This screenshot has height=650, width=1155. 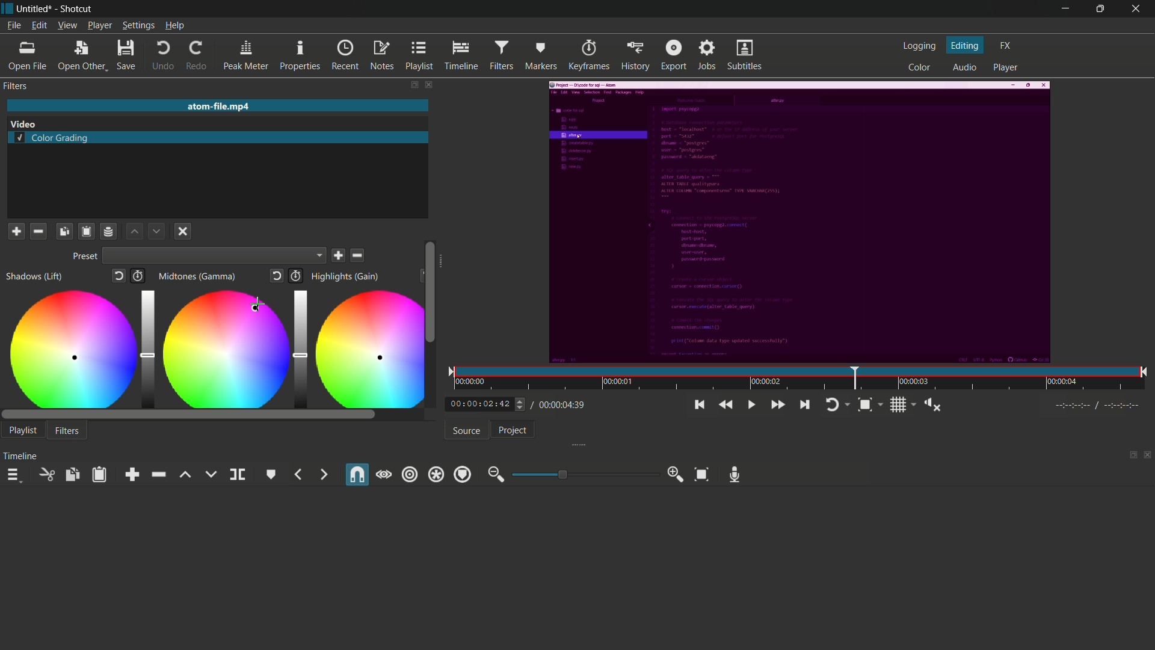 What do you see at coordinates (16, 231) in the screenshot?
I see `Add` at bounding box center [16, 231].